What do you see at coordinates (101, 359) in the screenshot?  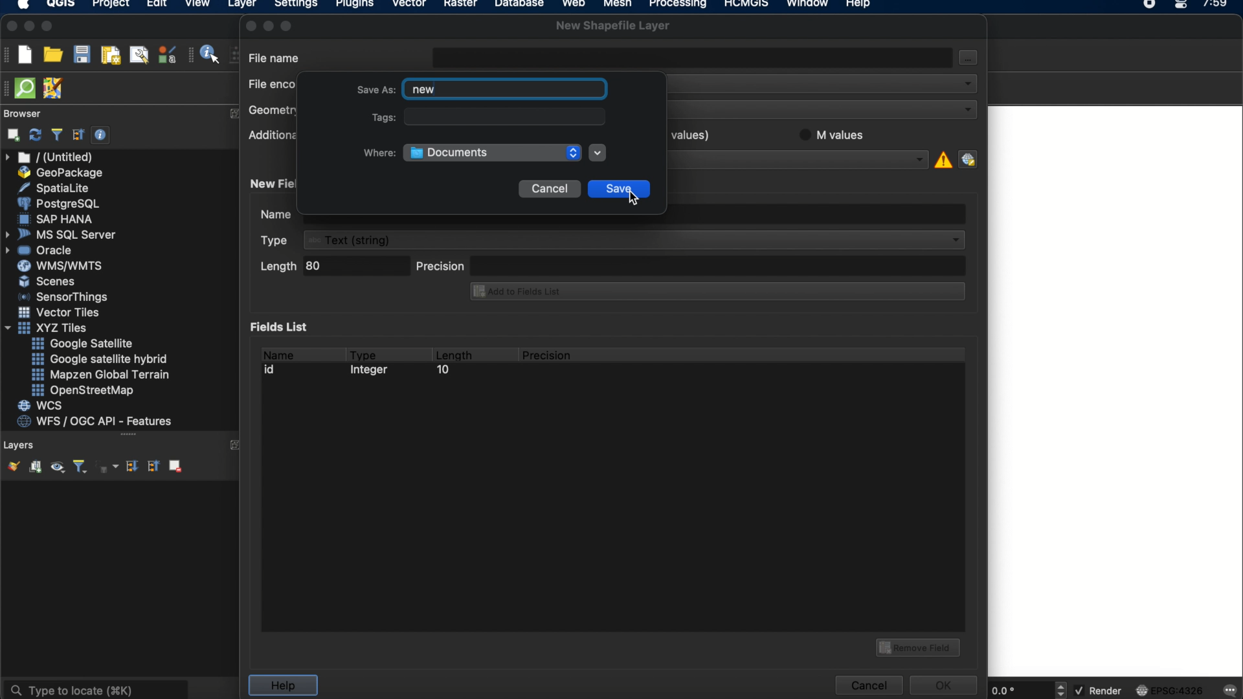 I see `google satellite hybrid` at bounding box center [101, 359].